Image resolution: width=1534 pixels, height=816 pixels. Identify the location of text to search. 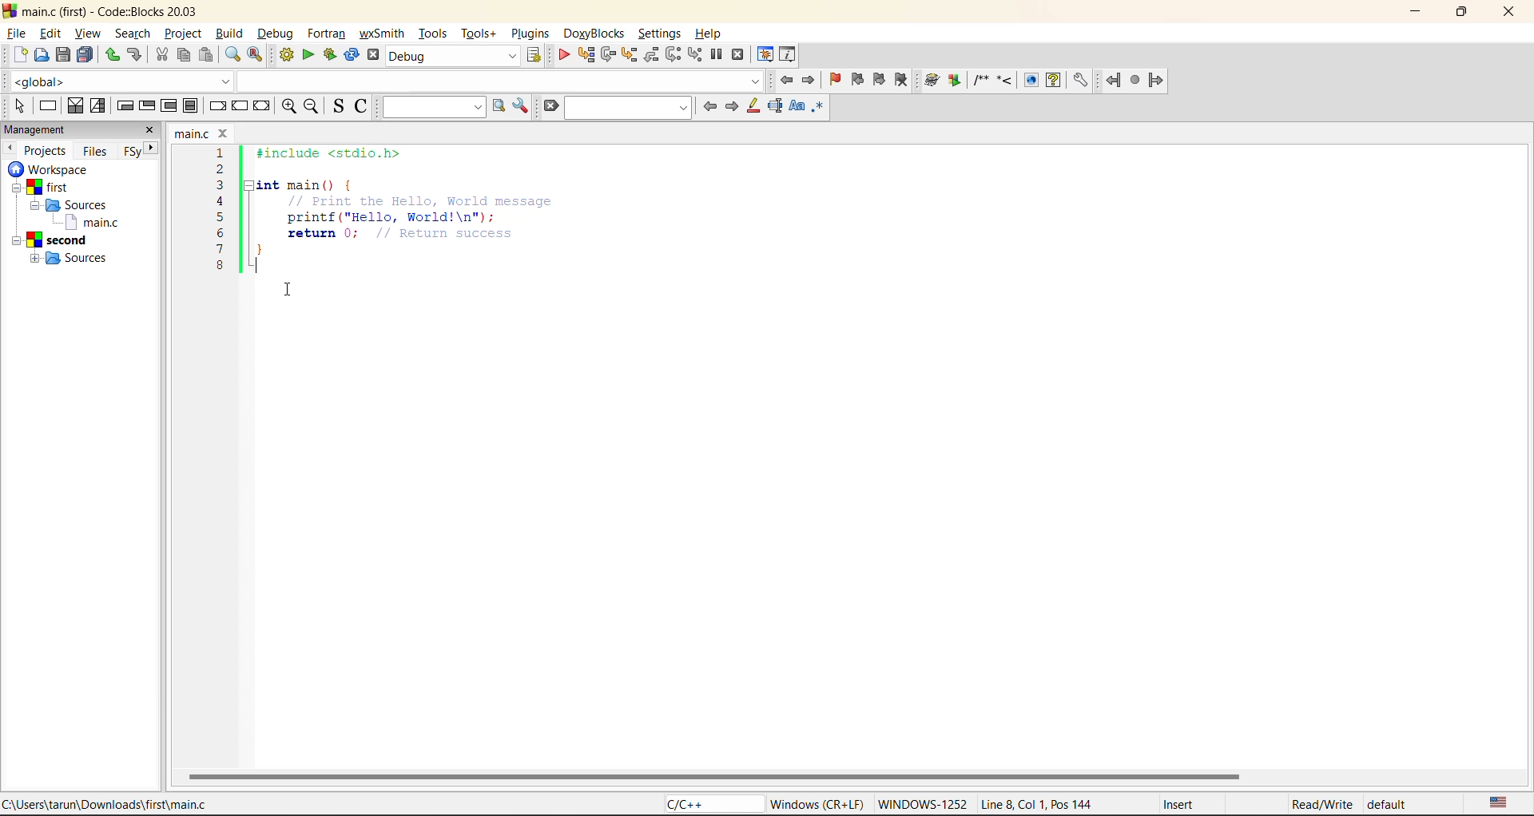
(433, 107).